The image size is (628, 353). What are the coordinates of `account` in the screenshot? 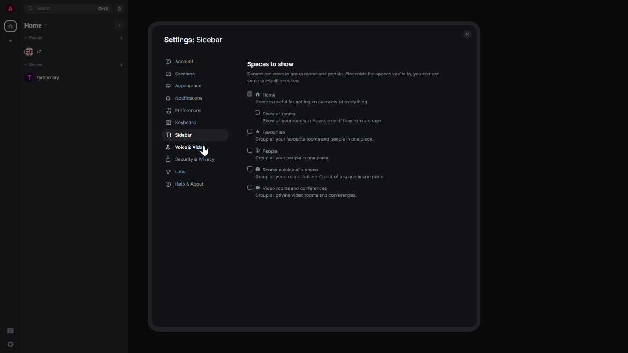 It's located at (180, 62).